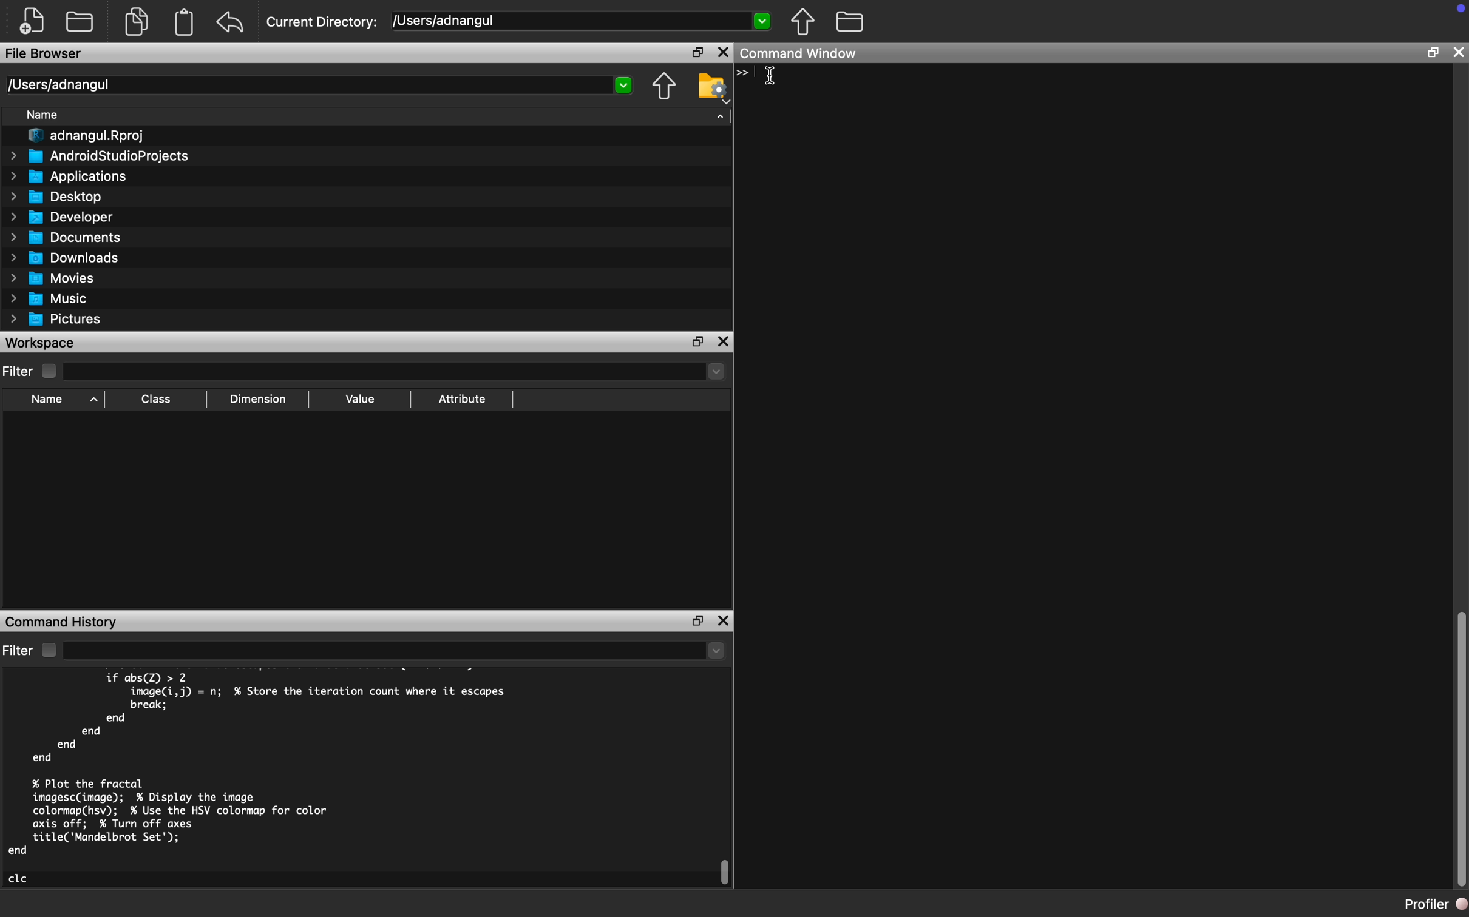  What do you see at coordinates (263, 399) in the screenshot?
I see `Dimension` at bounding box center [263, 399].